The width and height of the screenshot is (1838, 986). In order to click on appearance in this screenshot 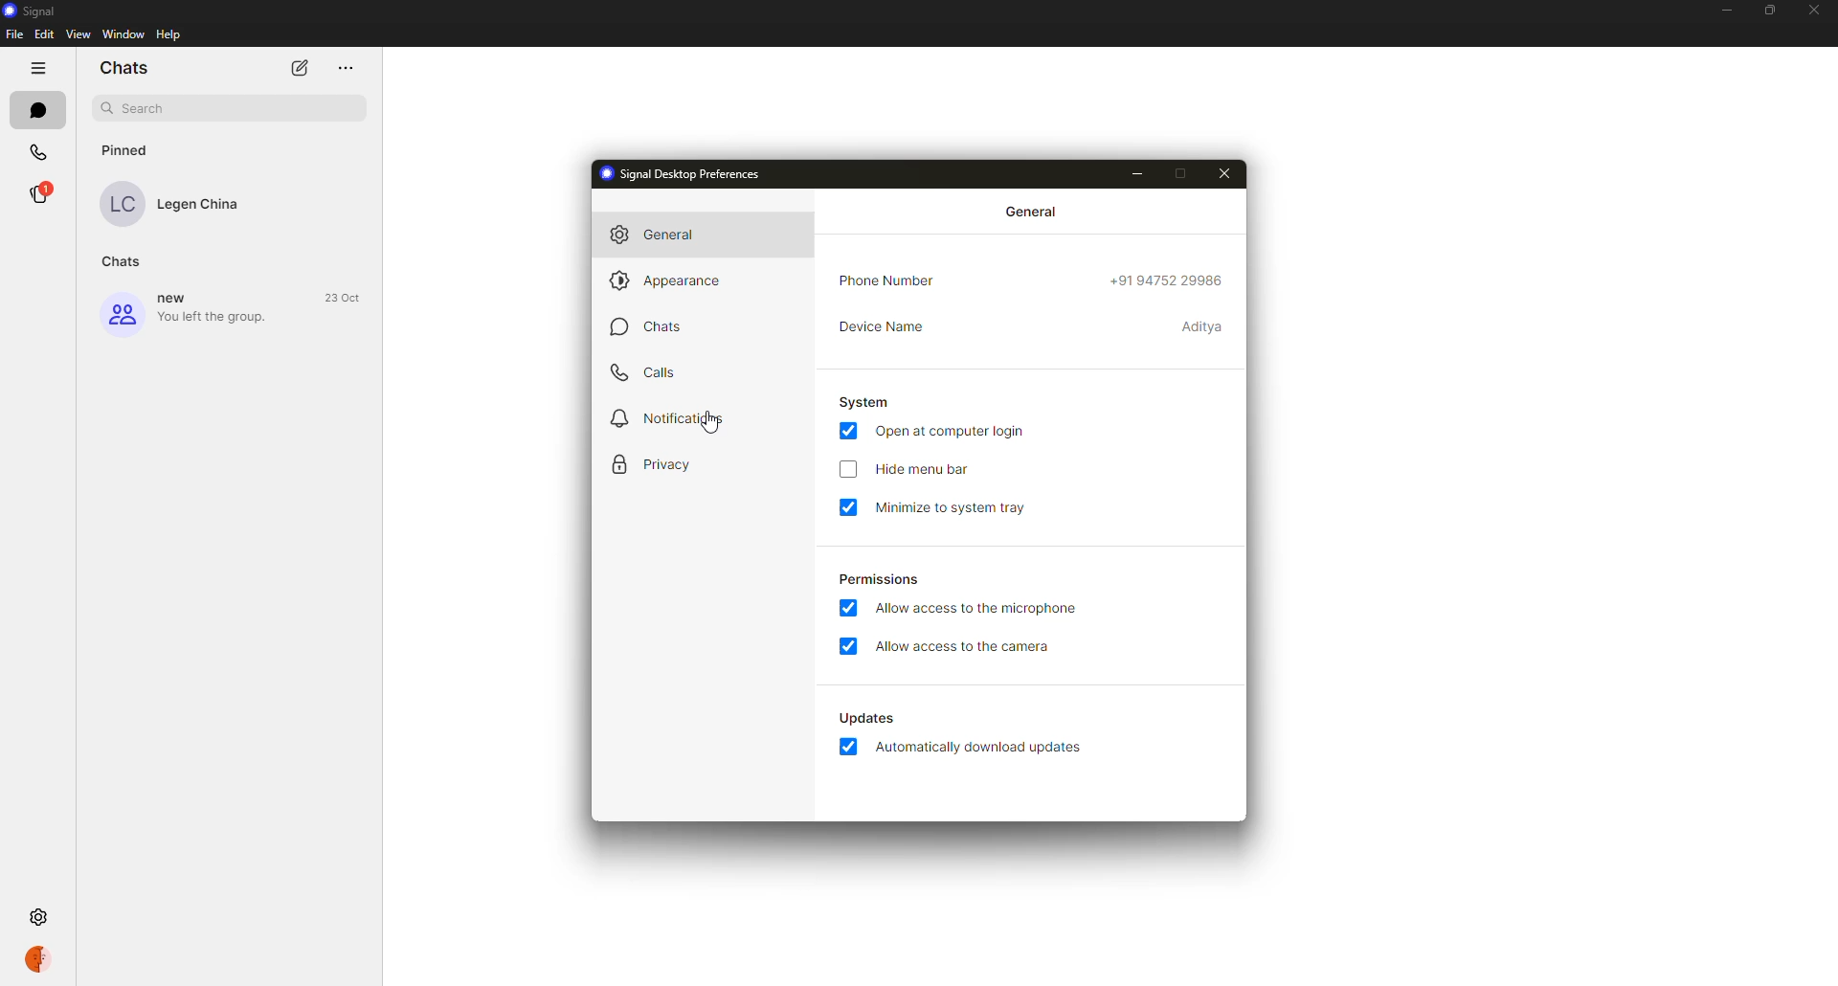, I will do `click(670, 281)`.